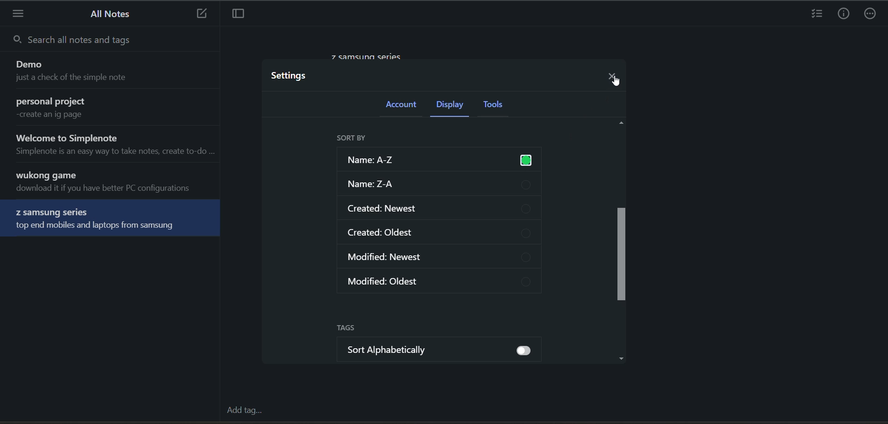 The image size is (888, 424). Describe the element at coordinates (815, 14) in the screenshot. I see `insert checklist` at that location.